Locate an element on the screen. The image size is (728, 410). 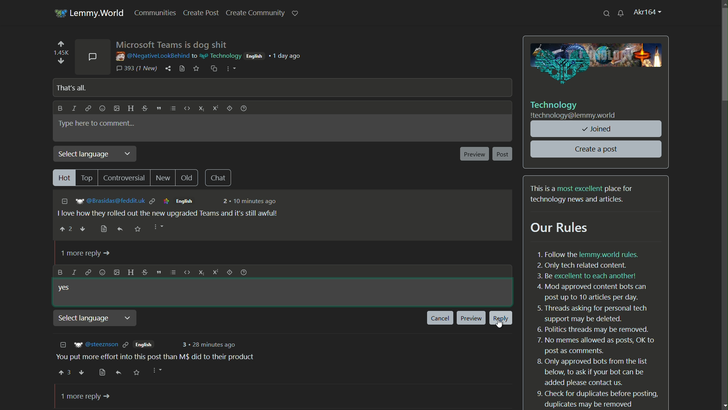
cancel is located at coordinates (440, 318).